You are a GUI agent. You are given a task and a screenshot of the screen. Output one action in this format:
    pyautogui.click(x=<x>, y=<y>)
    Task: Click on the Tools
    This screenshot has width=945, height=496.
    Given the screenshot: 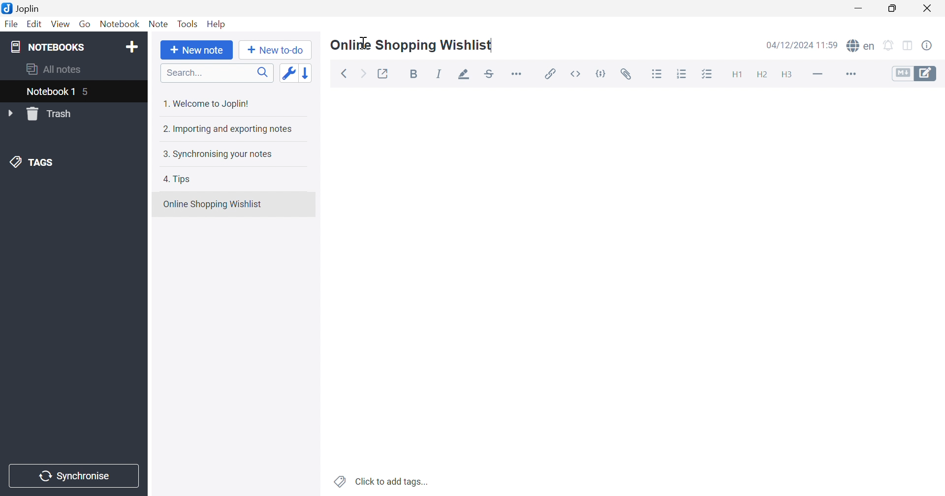 What is the action you would take?
    pyautogui.click(x=188, y=24)
    